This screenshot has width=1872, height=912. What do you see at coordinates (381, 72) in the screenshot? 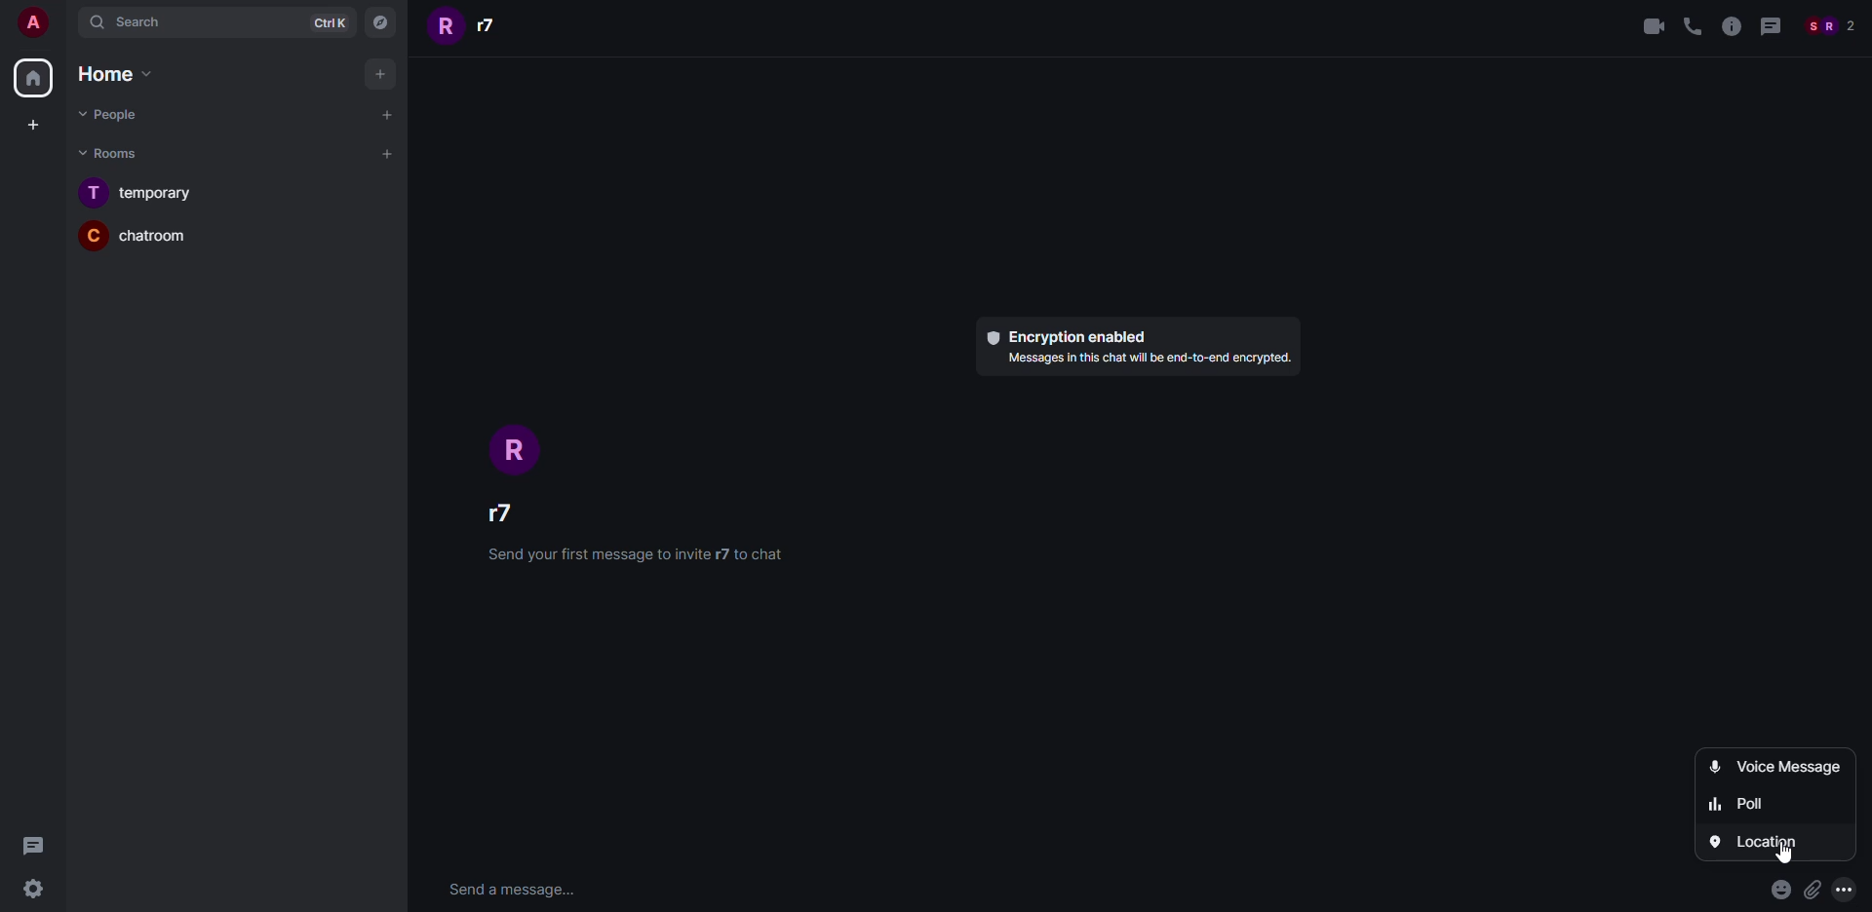
I see `Add` at bounding box center [381, 72].